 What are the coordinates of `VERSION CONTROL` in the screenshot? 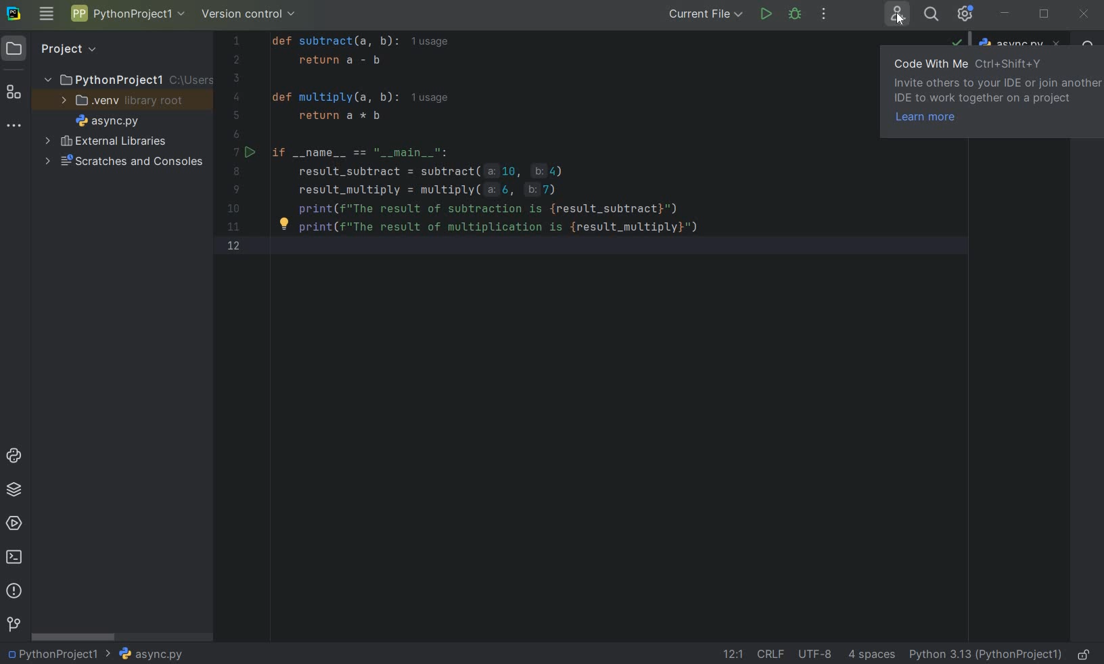 It's located at (13, 624).